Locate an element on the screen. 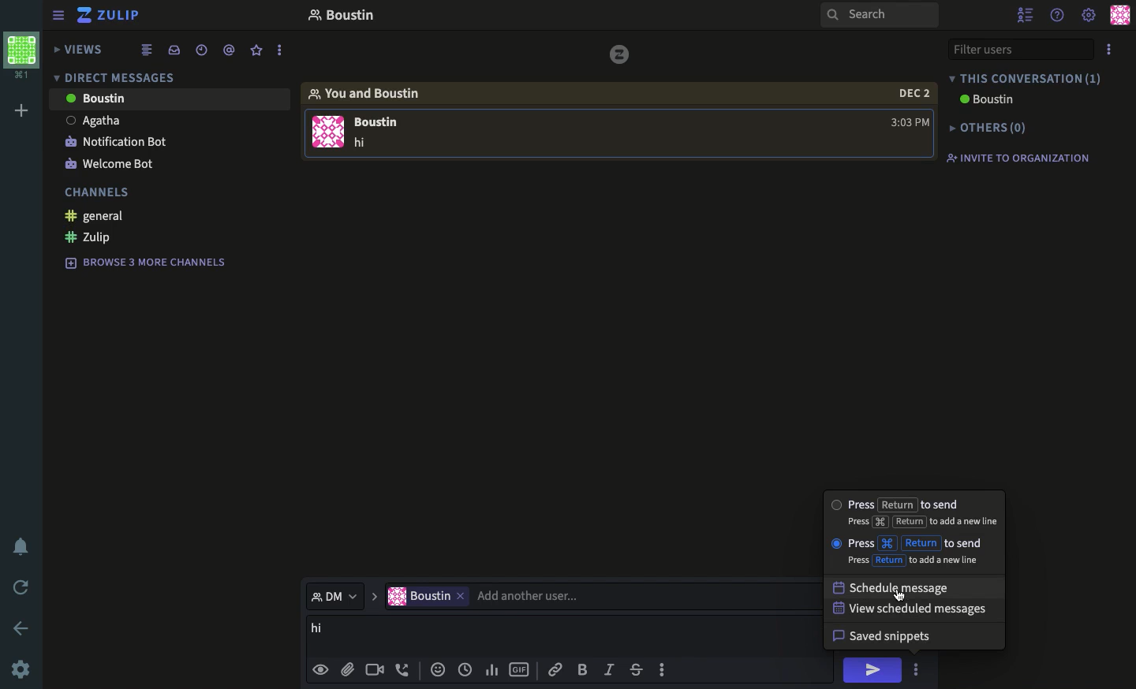  zulip is located at coordinates (109, 15).